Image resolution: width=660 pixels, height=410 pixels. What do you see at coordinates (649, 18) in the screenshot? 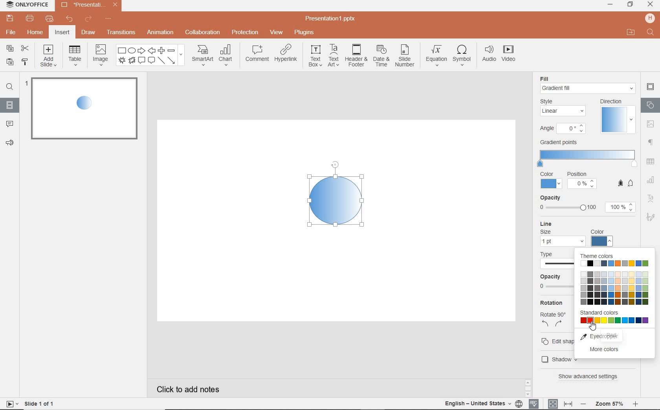
I see `hp` at bounding box center [649, 18].